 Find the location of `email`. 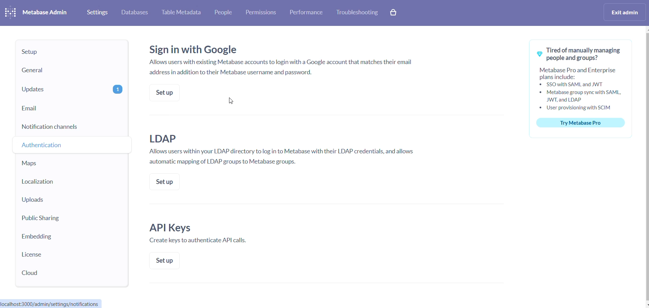

email is located at coordinates (71, 109).